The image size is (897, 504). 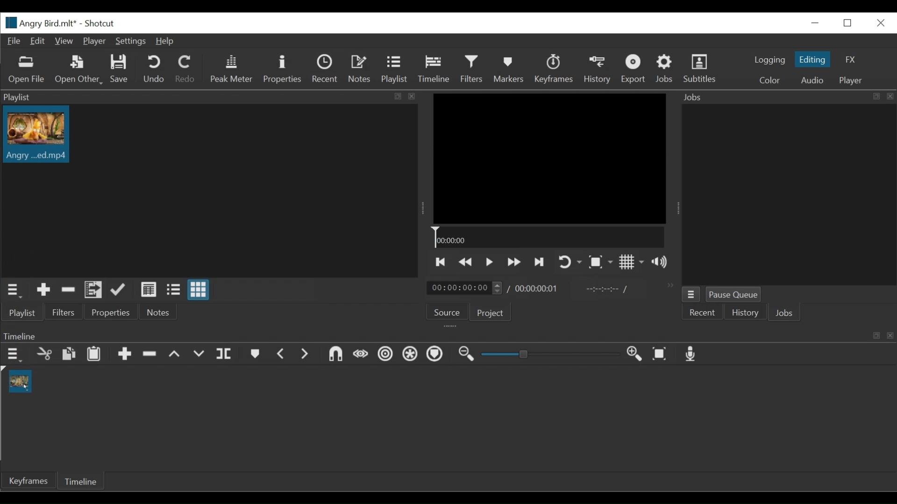 I want to click on Recent, so click(x=702, y=313).